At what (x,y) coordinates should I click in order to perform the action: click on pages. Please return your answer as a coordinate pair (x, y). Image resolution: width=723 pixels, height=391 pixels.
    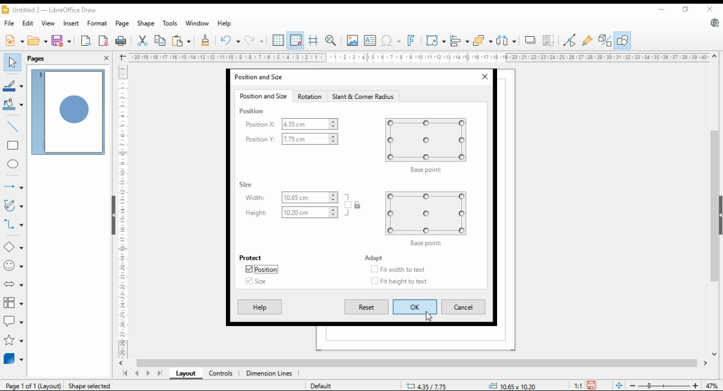
    Looking at the image, I should click on (36, 59).